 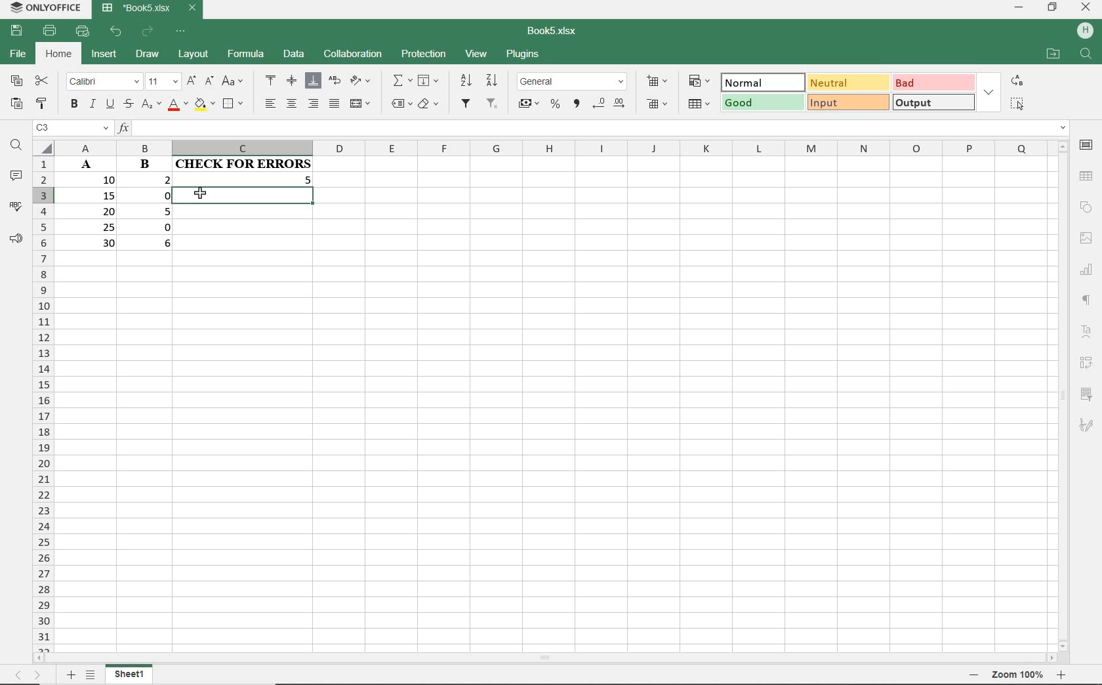 I want to click on SORT DESCENDING, so click(x=465, y=81).